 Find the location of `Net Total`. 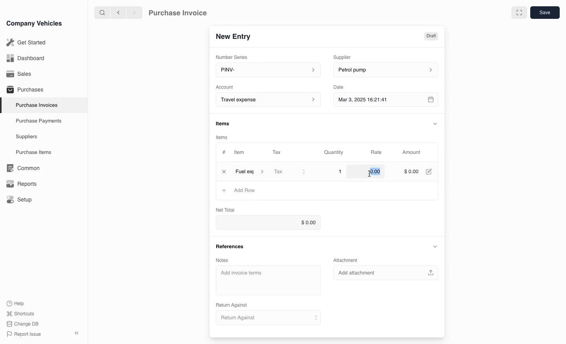

Net Total is located at coordinates (224, 209).